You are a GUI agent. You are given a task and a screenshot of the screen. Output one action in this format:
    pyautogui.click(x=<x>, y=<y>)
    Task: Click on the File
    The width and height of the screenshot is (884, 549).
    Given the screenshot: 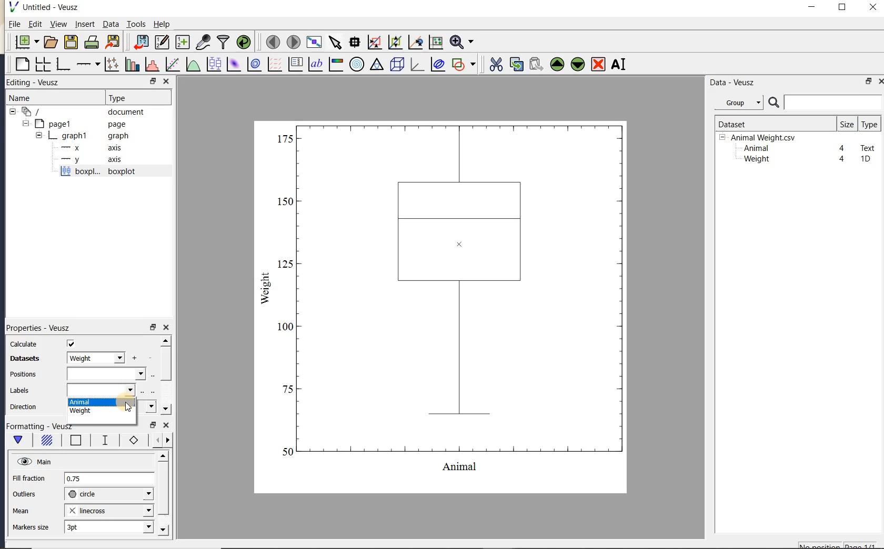 What is the action you would take?
    pyautogui.click(x=15, y=24)
    